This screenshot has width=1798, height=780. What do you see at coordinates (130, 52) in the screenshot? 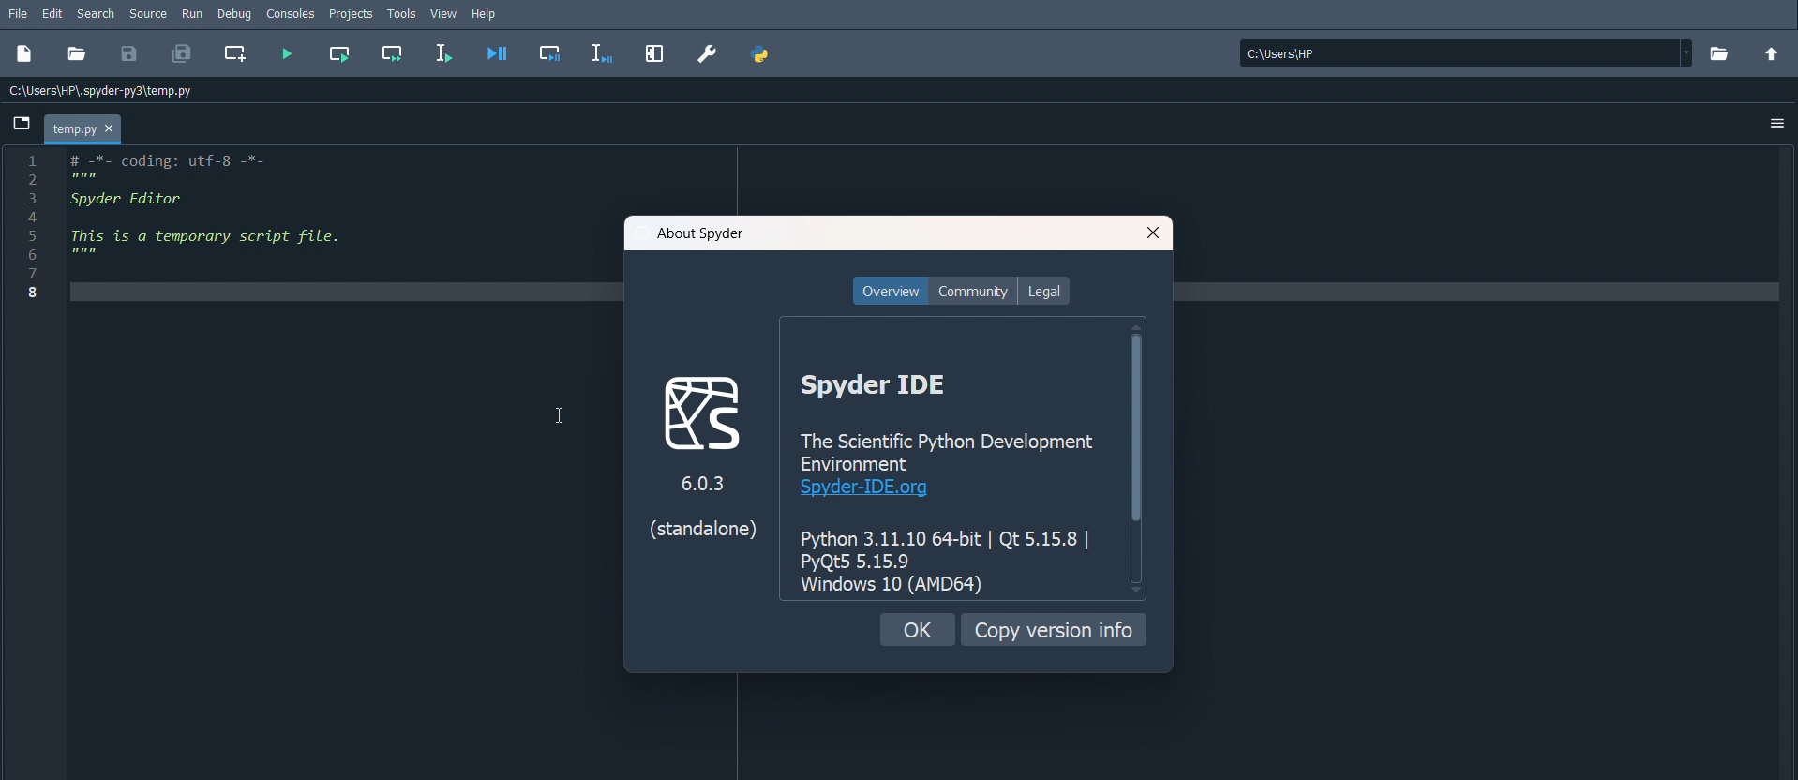
I see `Save file` at bounding box center [130, 52].